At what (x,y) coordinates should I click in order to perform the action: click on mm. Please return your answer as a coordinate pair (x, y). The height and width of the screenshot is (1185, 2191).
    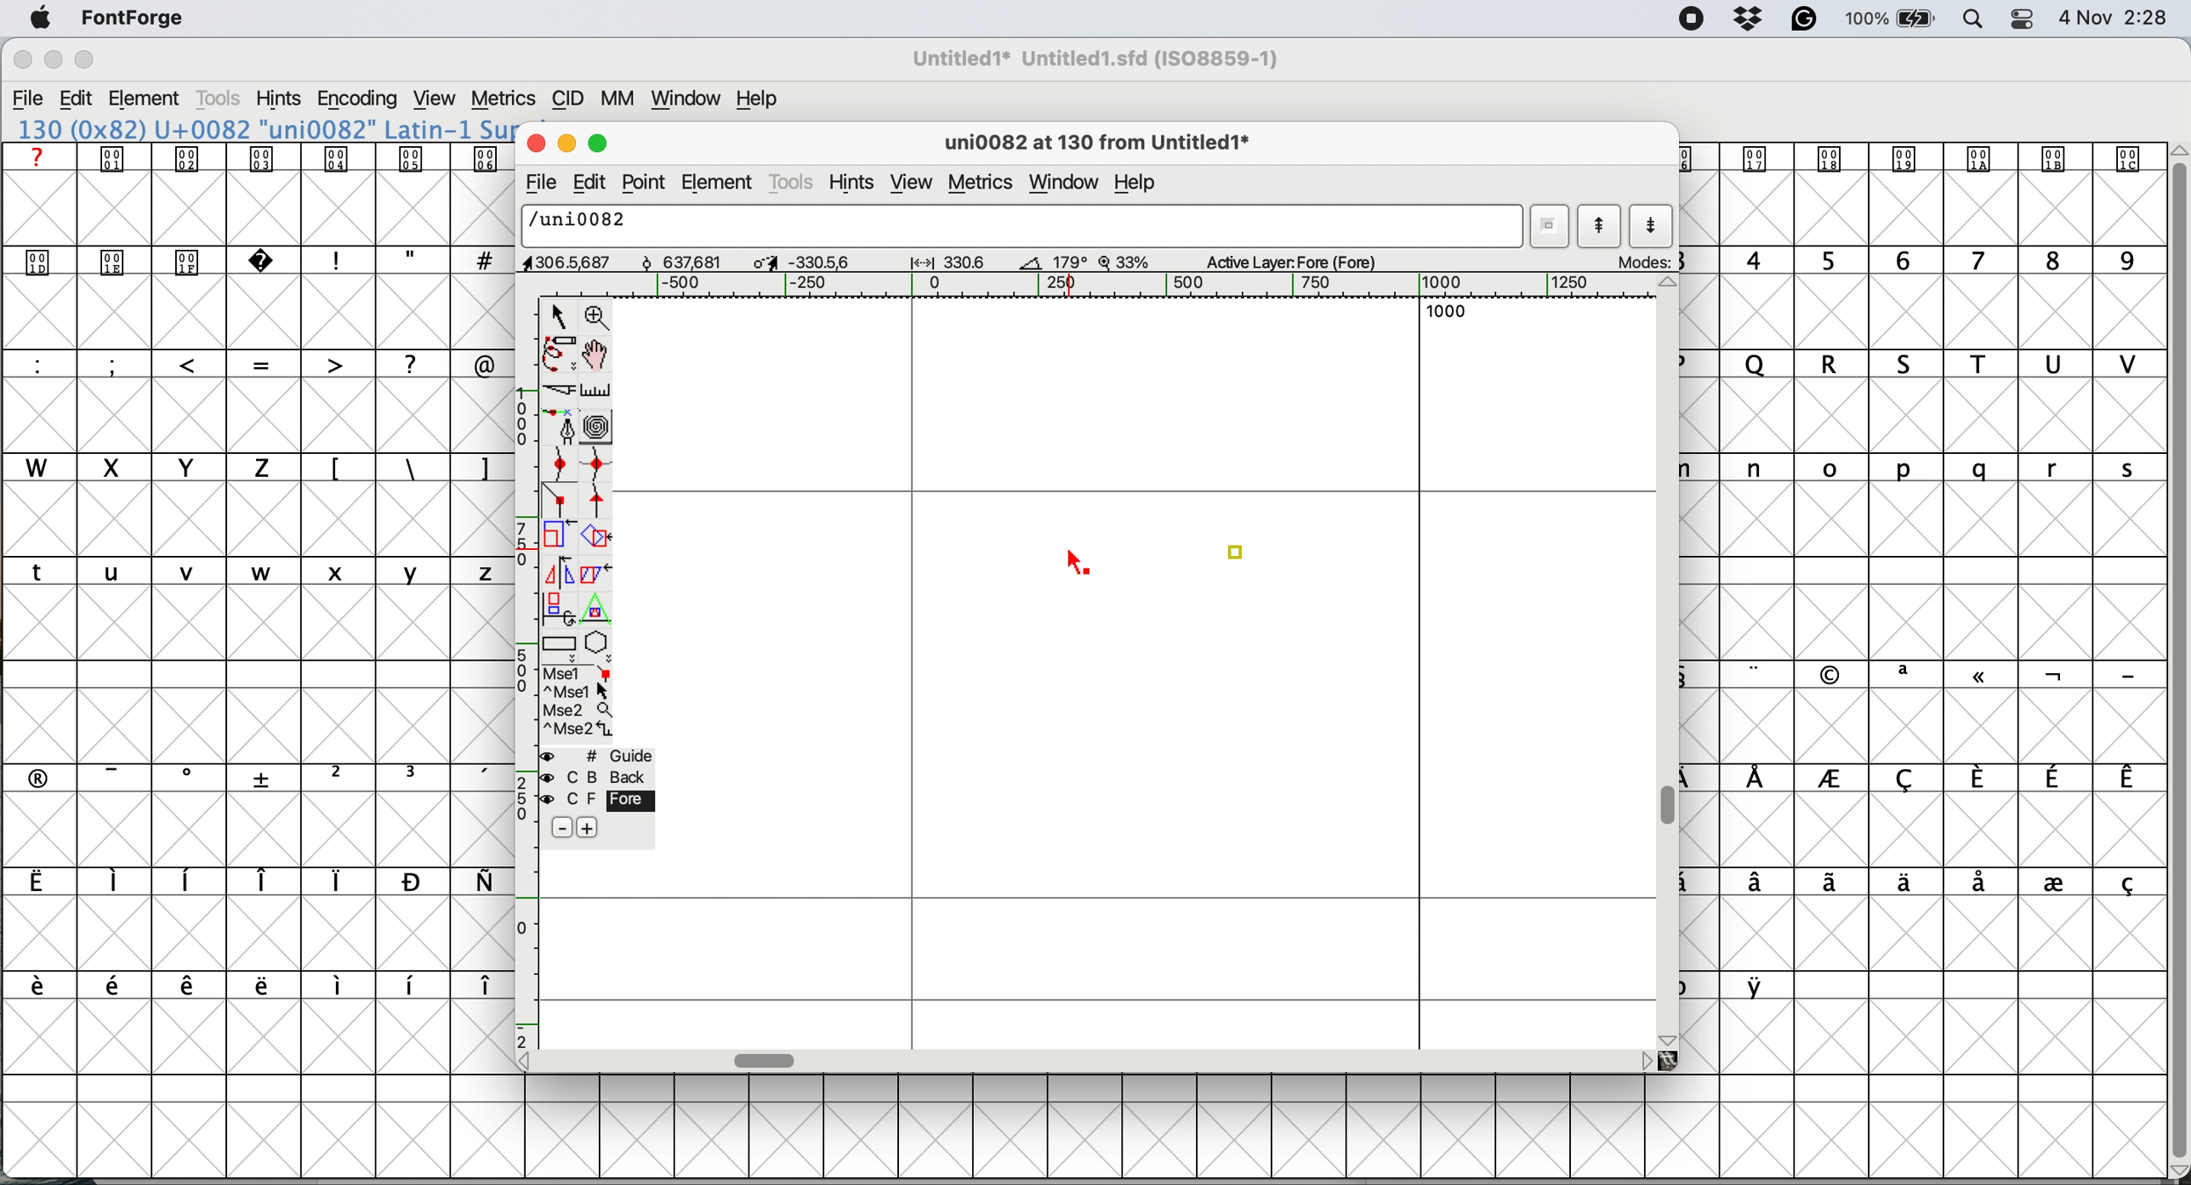
    Looking at the image, I should click on (623, 99).